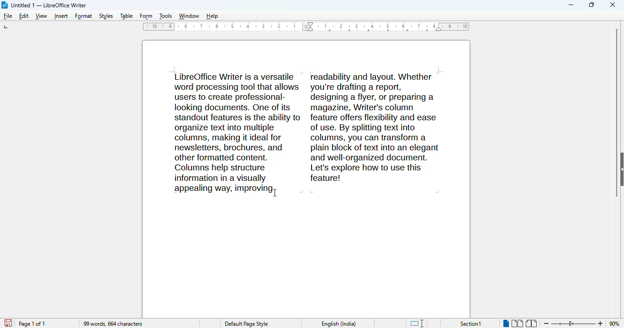 This screenshot has height=328, width=624. Describe the element at coordinates (7, 16) in the screenshot. I see `file` at that location.